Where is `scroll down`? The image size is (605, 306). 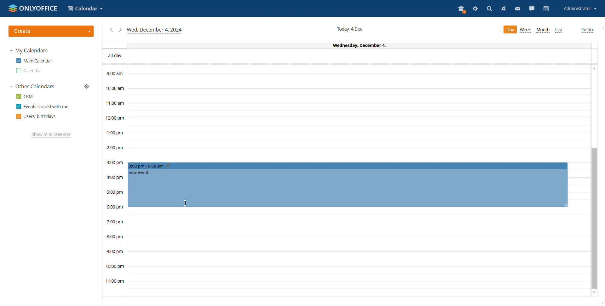 scroll down is located at coordinates (601, 303).